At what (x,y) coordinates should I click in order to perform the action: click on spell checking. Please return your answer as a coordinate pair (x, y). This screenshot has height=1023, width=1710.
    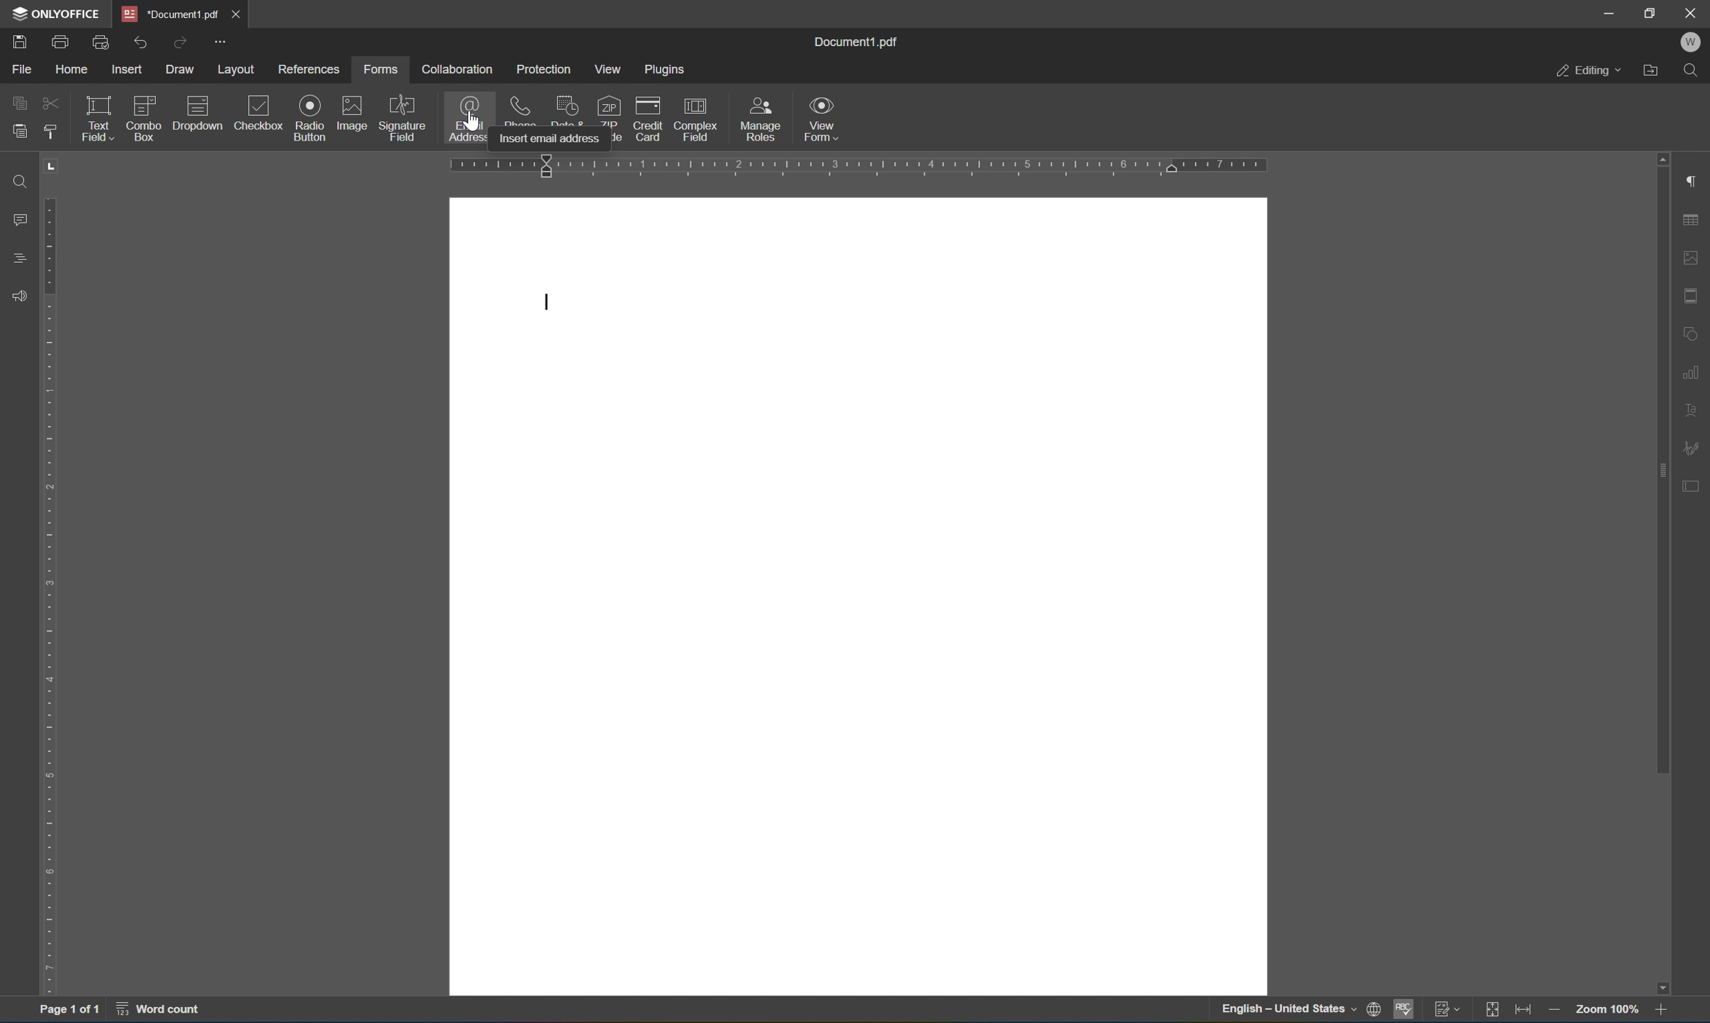
    Looking at the image, I should click on (1405, 1011).